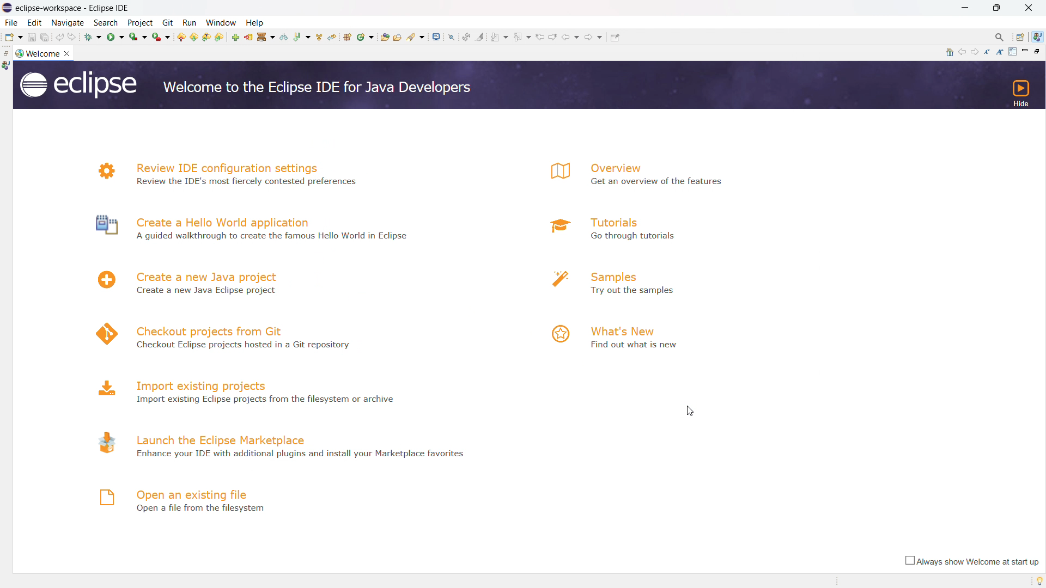  I want to click on logo, so click(101, 171).